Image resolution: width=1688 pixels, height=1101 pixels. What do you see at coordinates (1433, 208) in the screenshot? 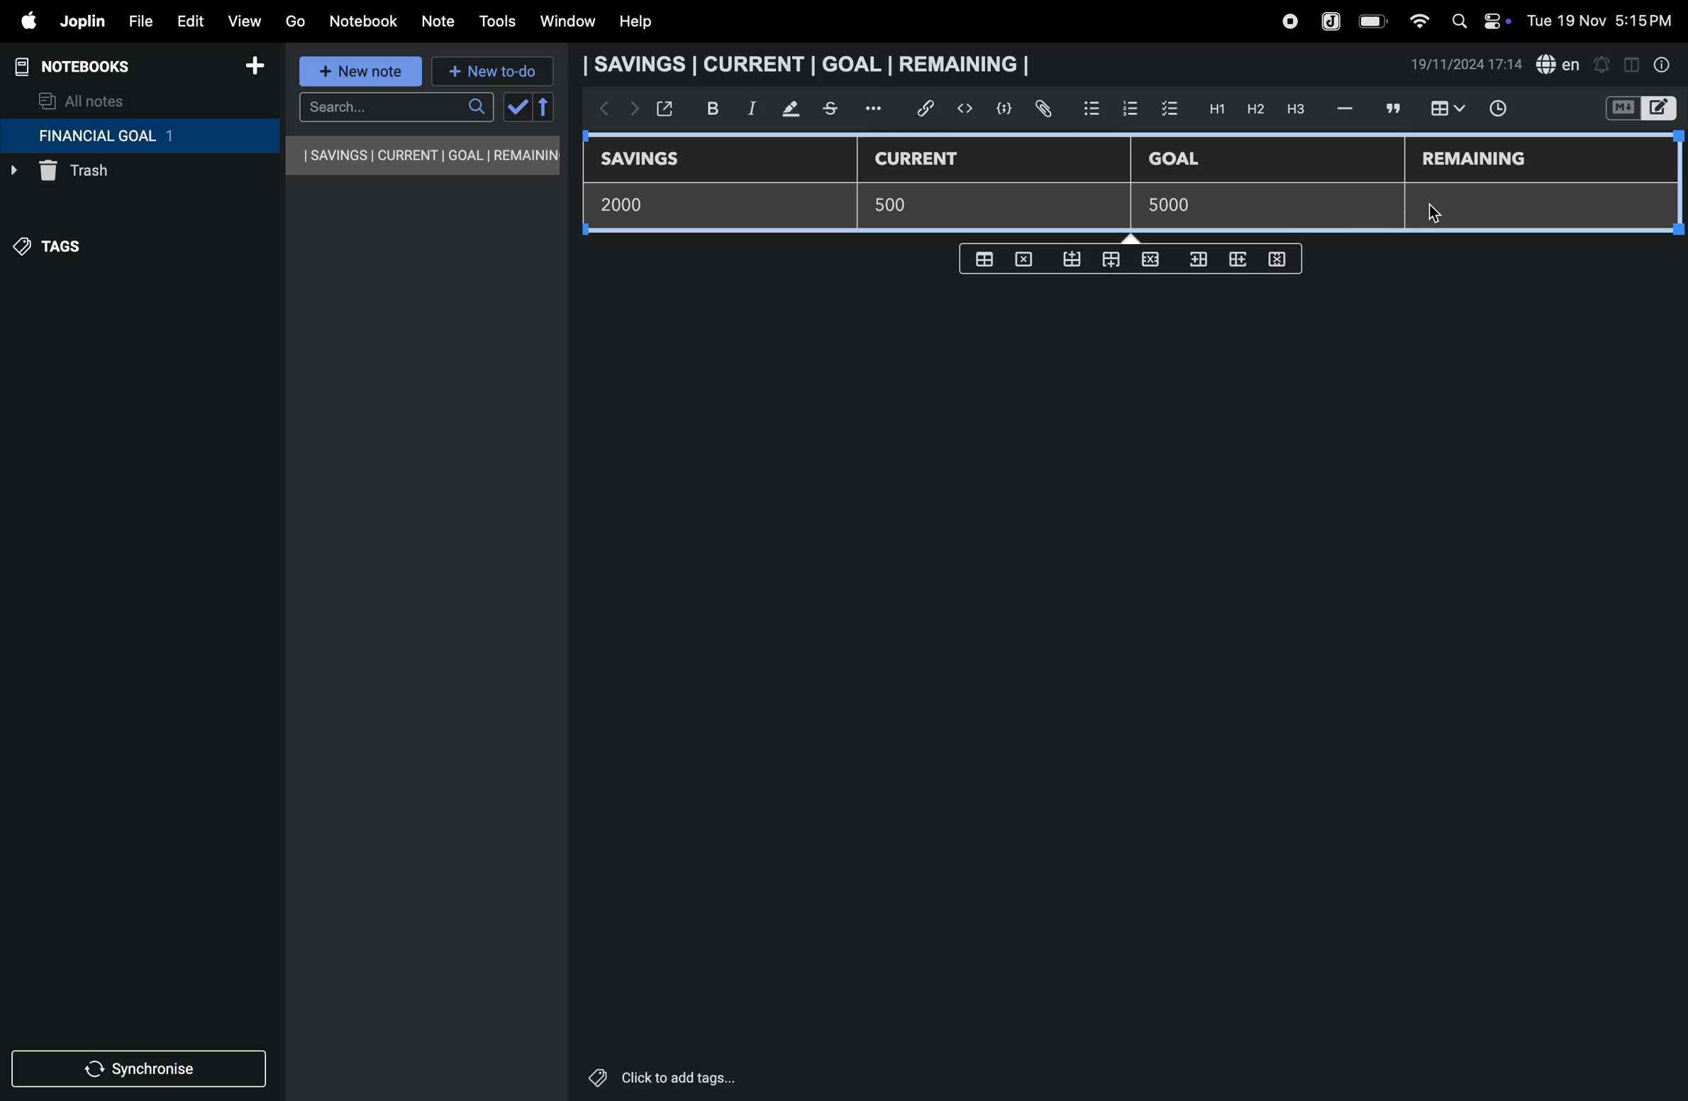
I see `cursor` at bounding box center [1433, 208].